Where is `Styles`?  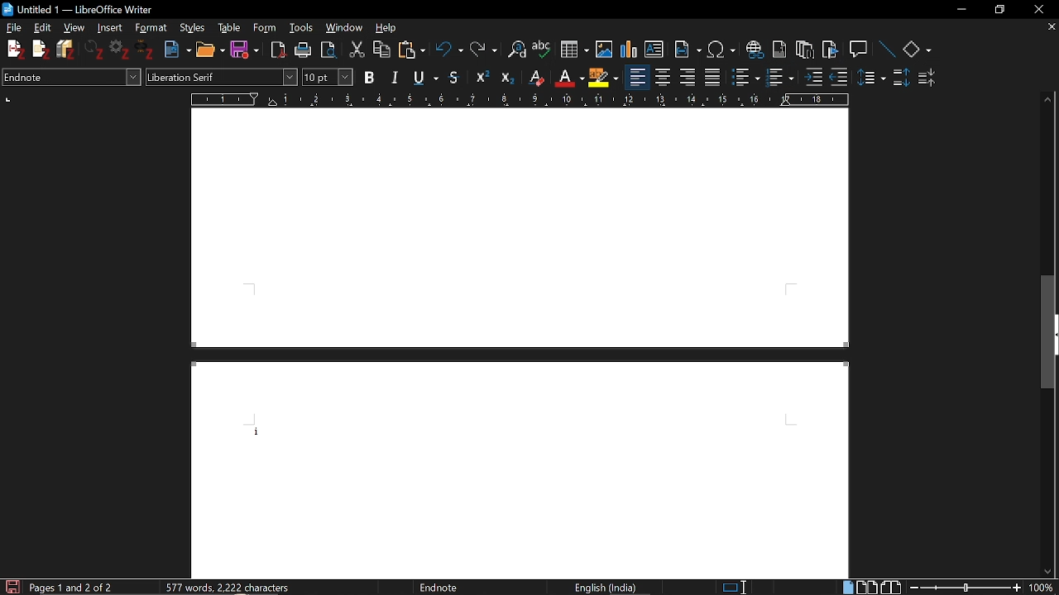 Styles is located at coordinates (193, 27).